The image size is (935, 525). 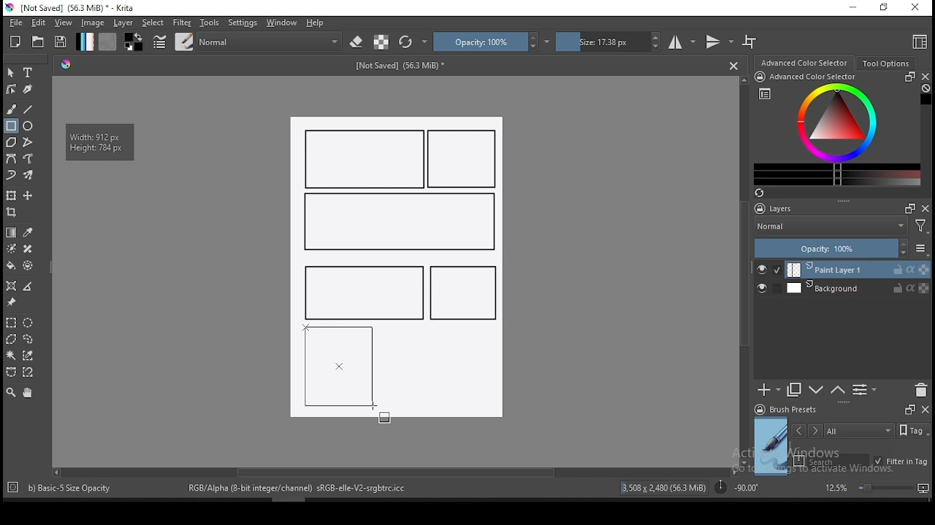 I want to click on crop tool, so click(x=13, y=214).